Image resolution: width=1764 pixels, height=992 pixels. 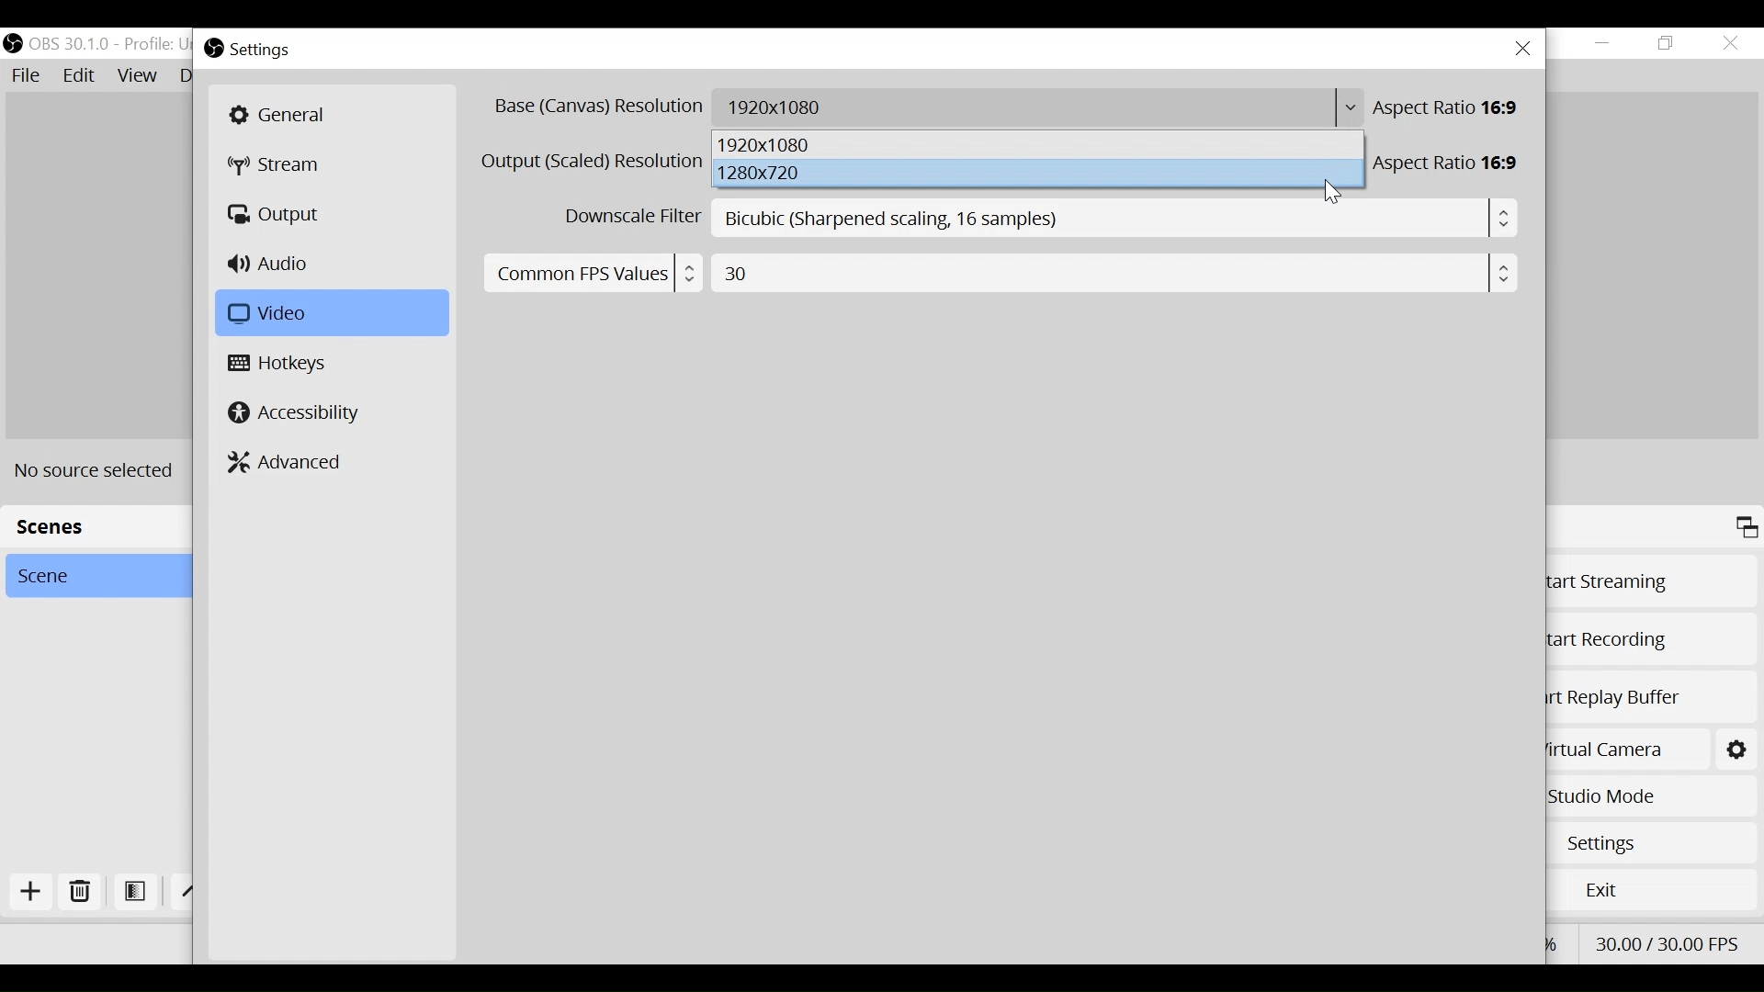 I want to click on General, so click(x=330, y=115).